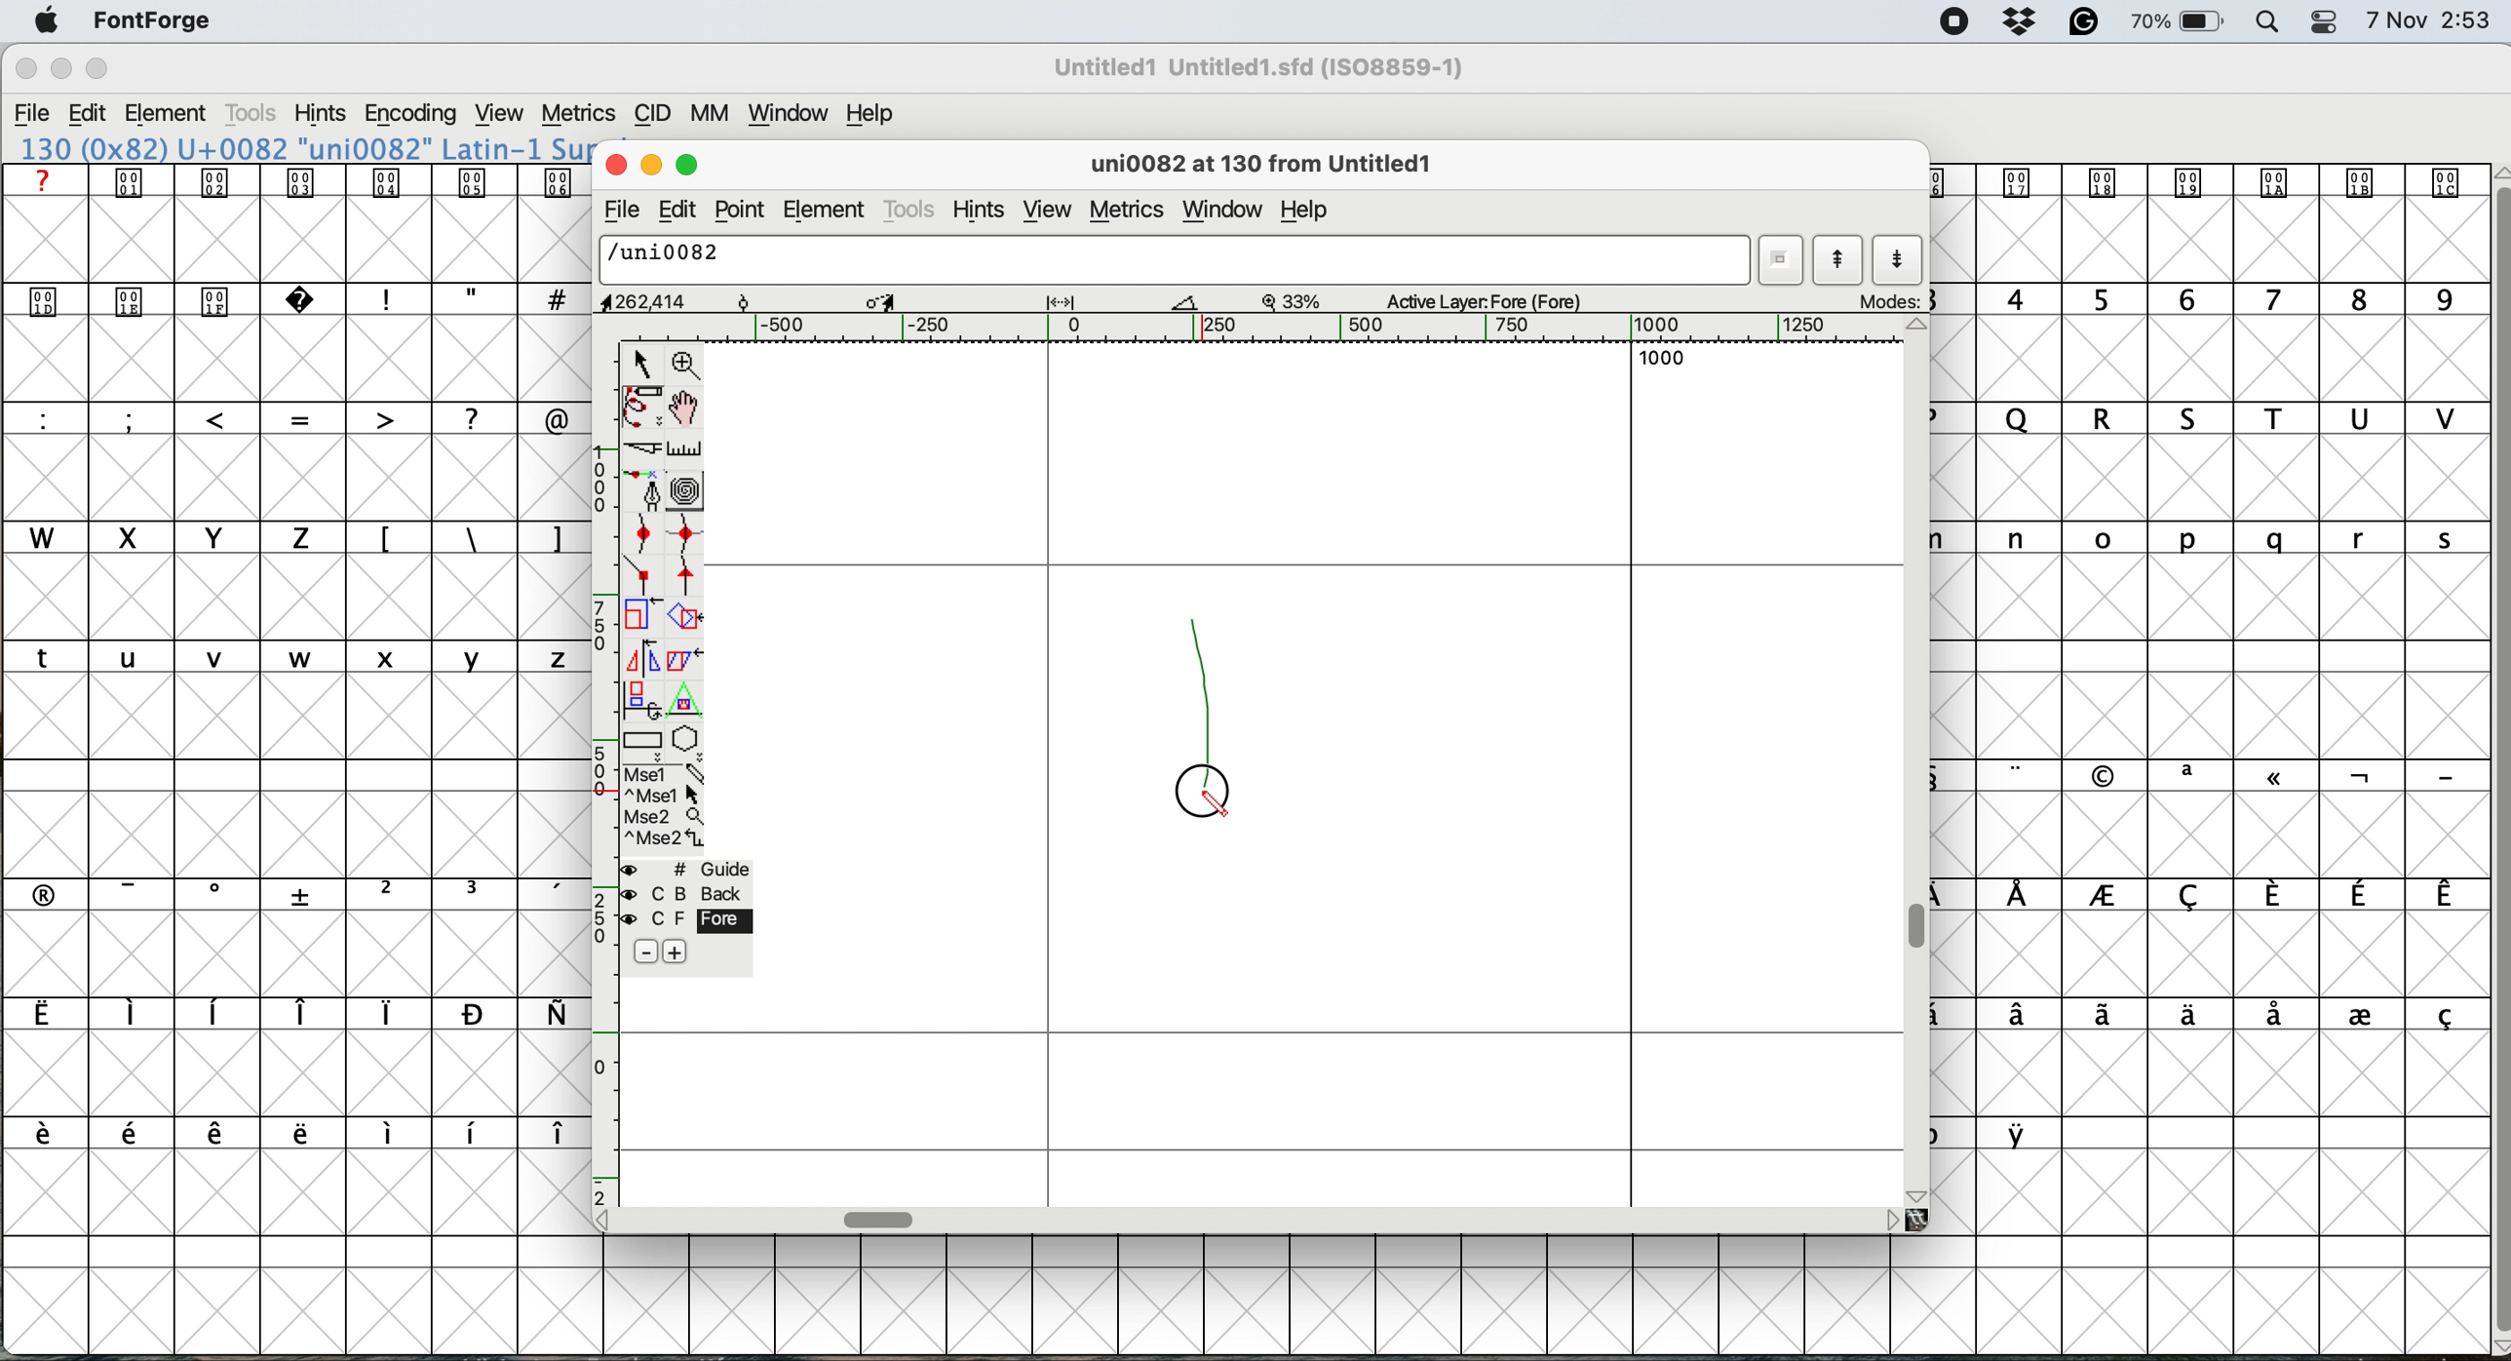 This screenshot has width=2511, height=1361. Describe the element at coordinates (1486, 304) in the screenshot. I see `active layers` at that location.